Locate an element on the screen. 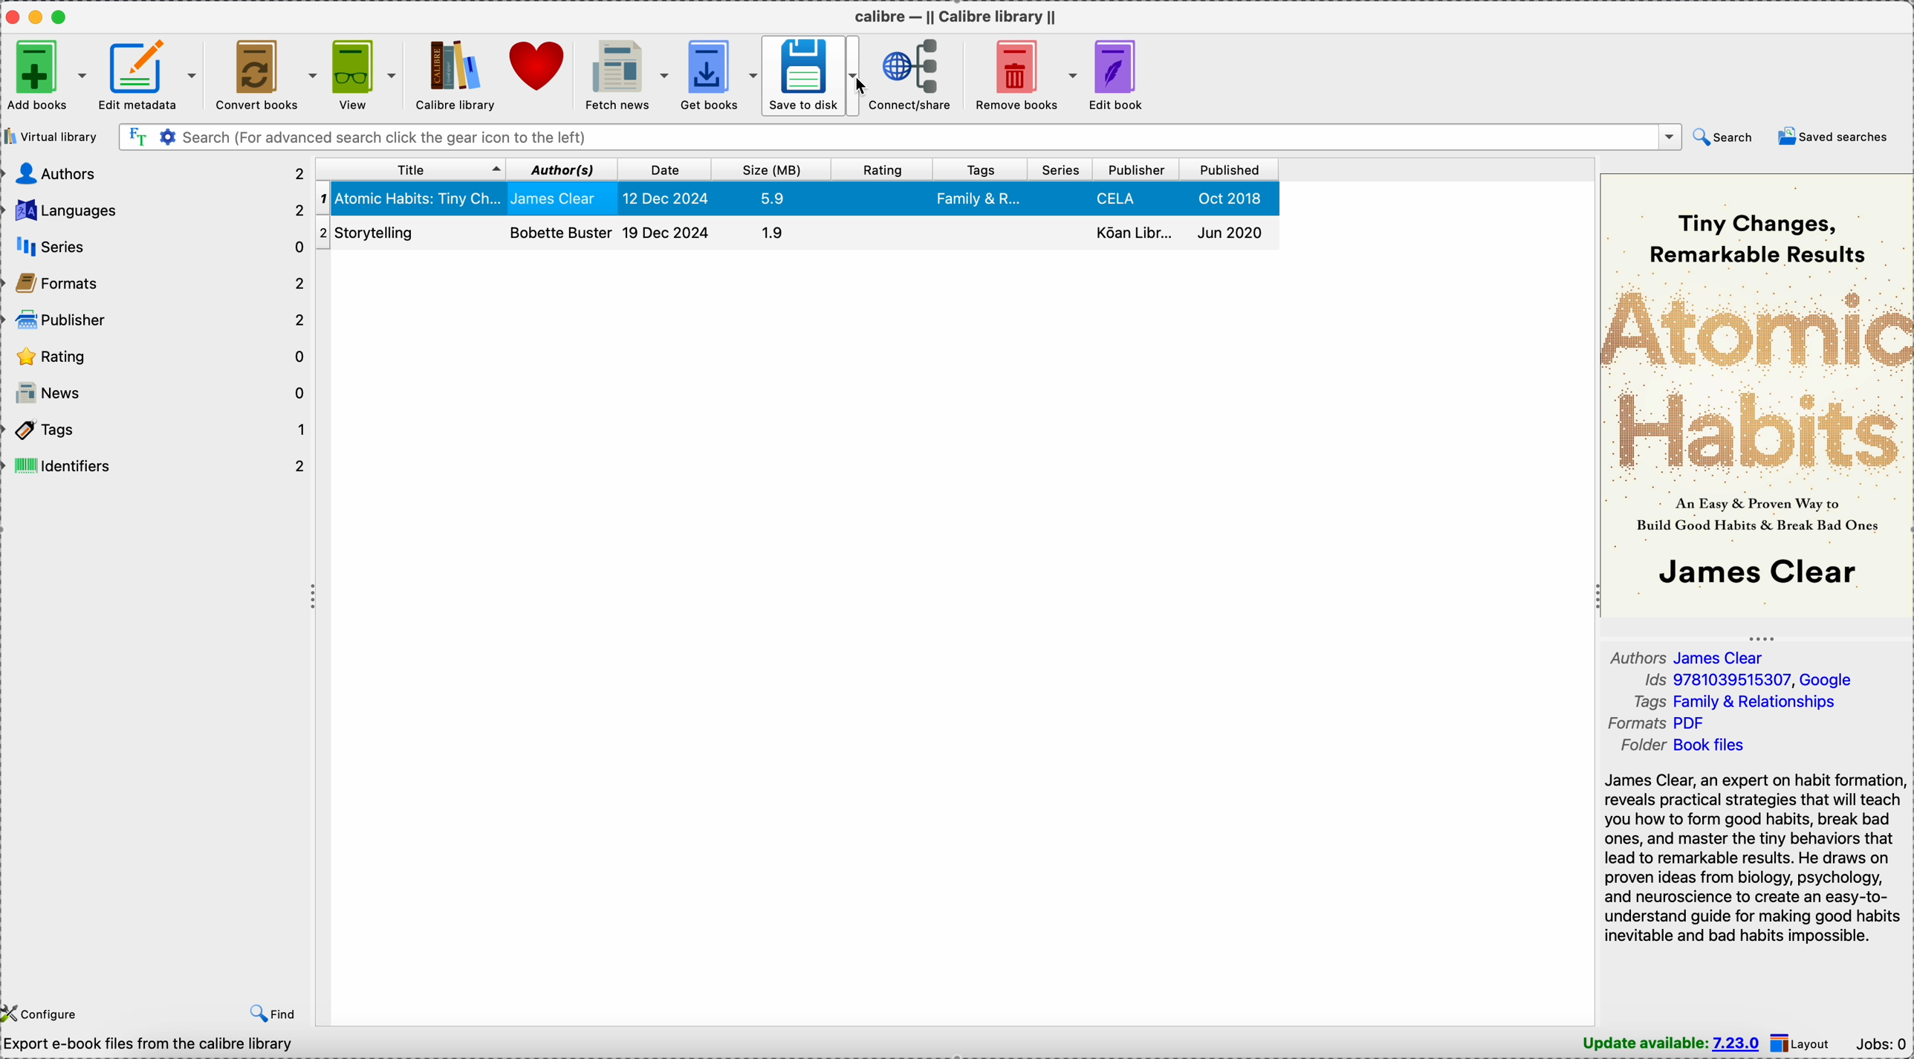  folder Book files is located at coordinates (1684, 745).